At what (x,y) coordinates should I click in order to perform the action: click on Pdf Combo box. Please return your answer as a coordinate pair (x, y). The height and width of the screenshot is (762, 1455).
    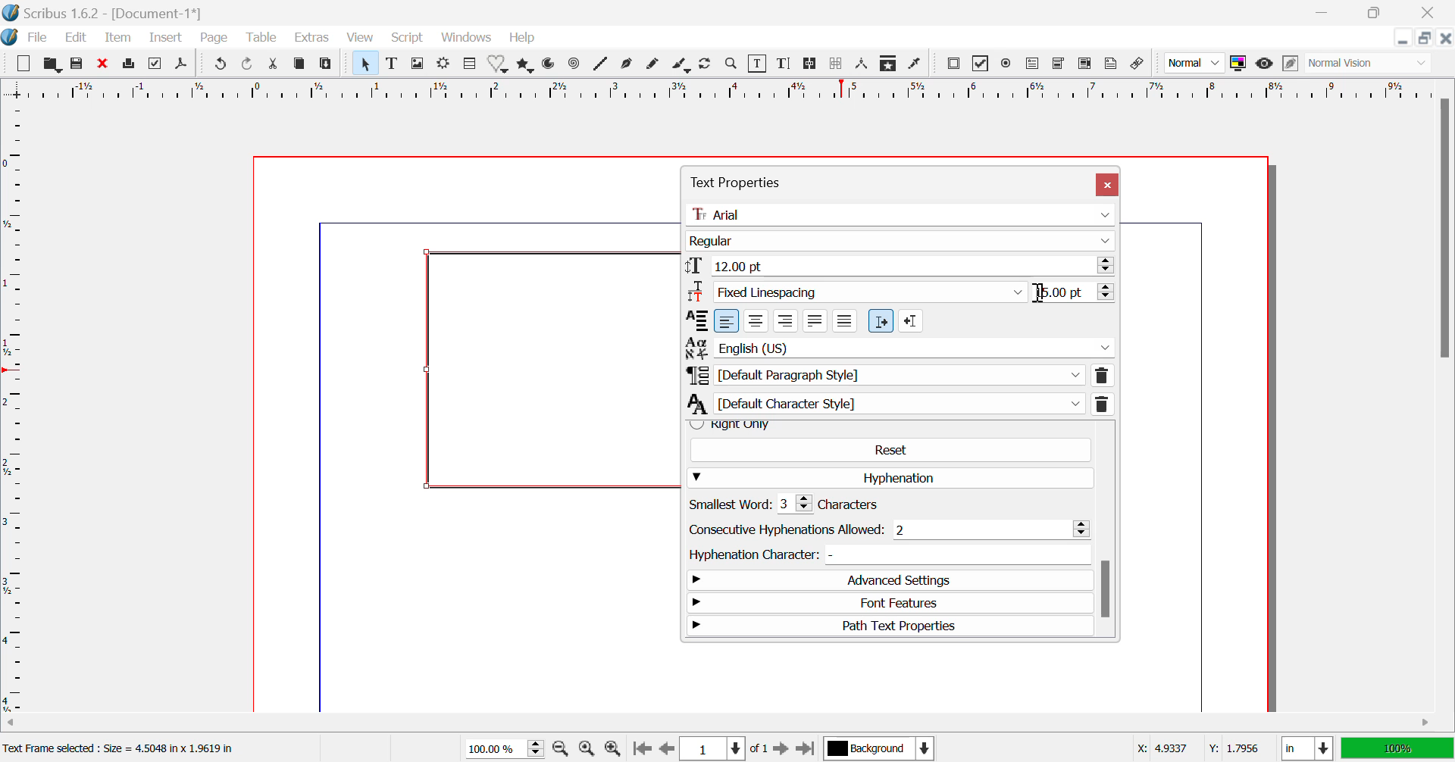
    Looking at the image, I should click on (1059, 65).